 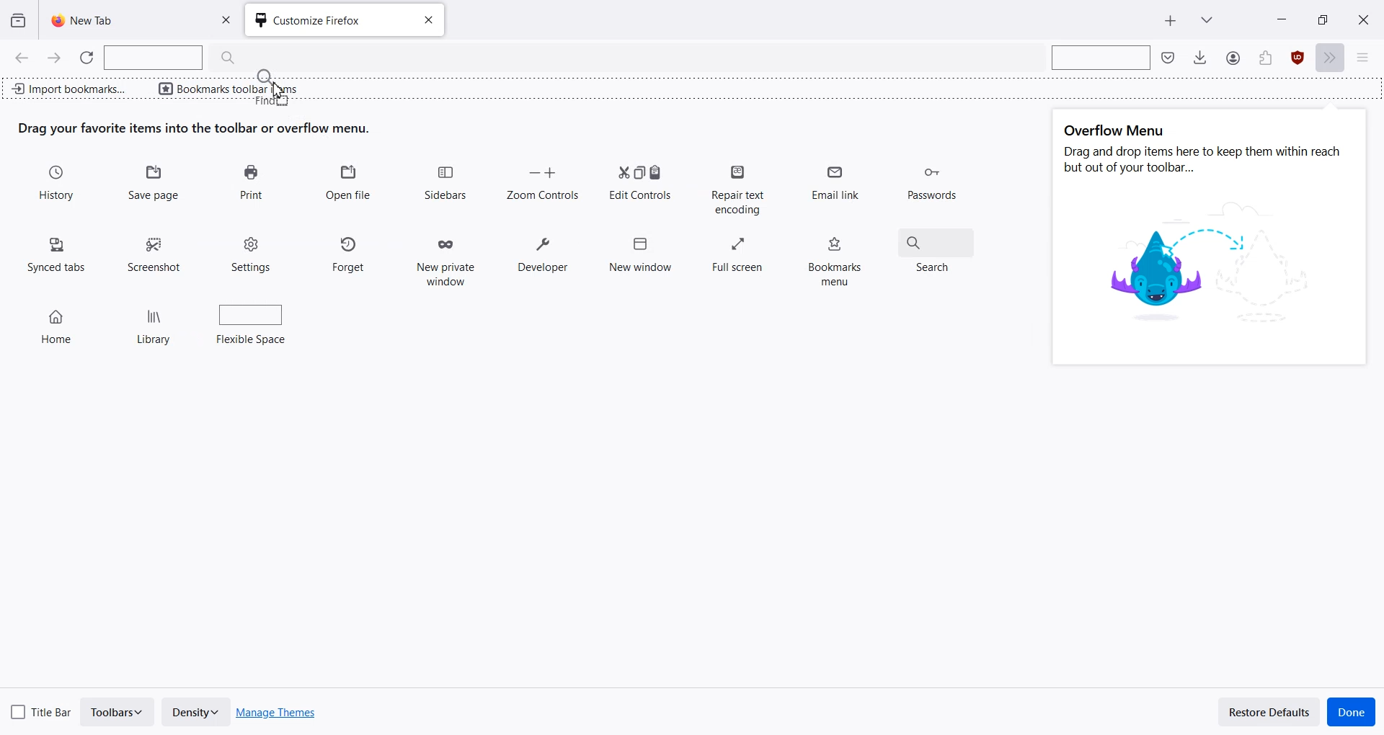 What do you see at coordinates (327, 21) in the screenshot?
I see `Customize Firefox` at bounding box center [327, 21].